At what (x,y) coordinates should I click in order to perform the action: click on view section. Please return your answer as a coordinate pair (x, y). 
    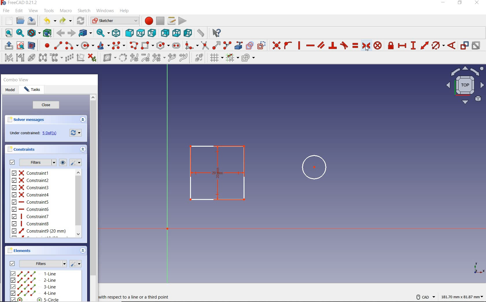
    Looking at the image, I should click on (32, 45).